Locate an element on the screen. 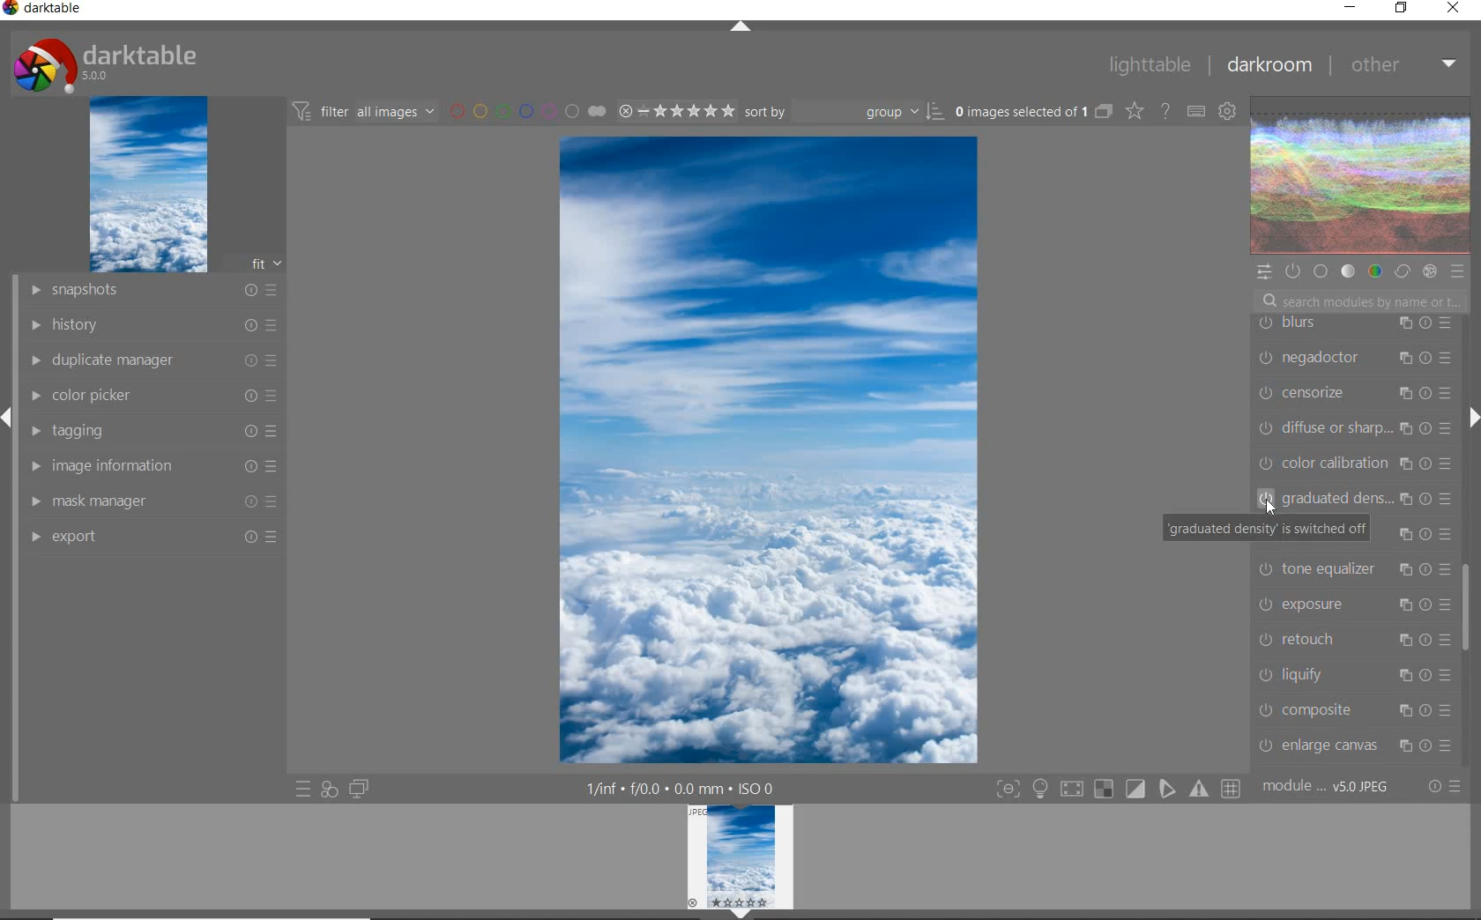 Image resolution: width=1481 pixels, height=920 pixels. SHOW GLOBAL PREFERENCE is located at coordinates (1226, 113).